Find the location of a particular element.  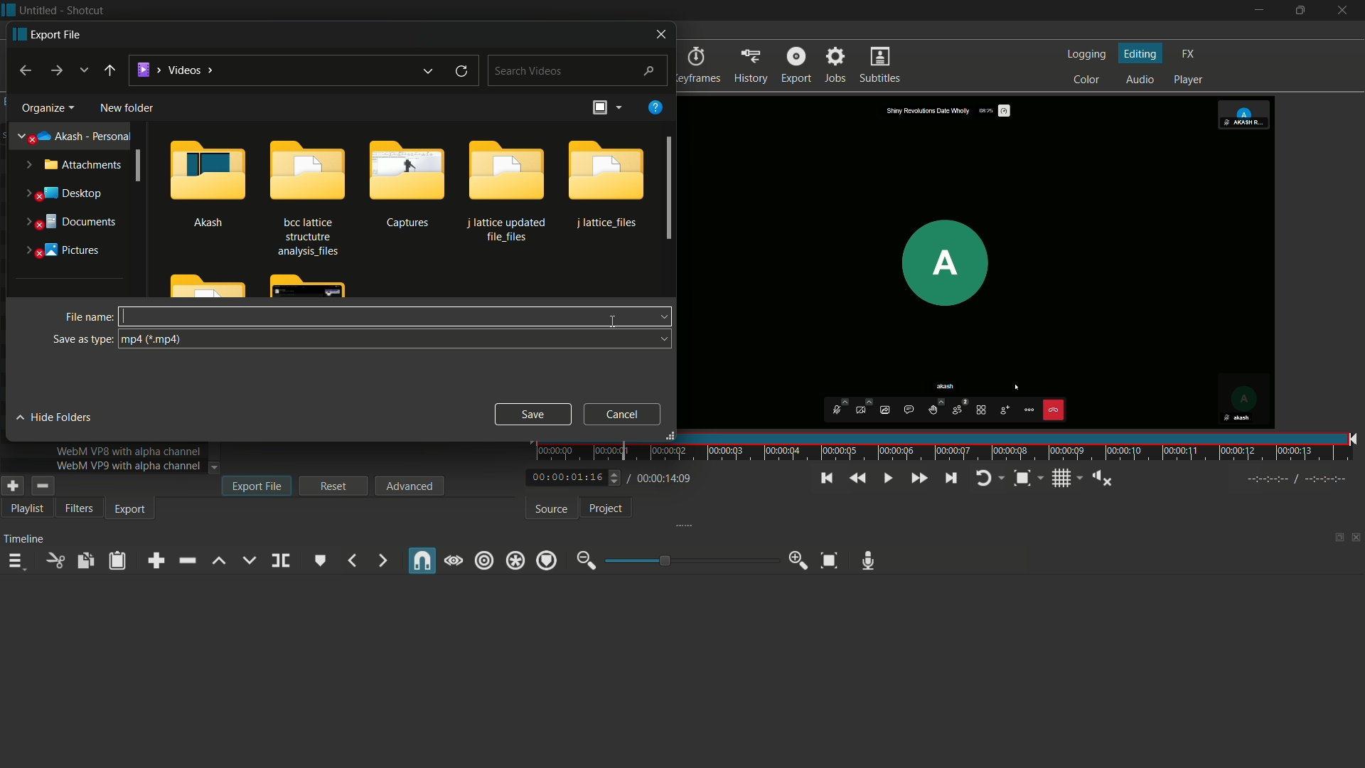

get help is located at coordinates (655, 107).